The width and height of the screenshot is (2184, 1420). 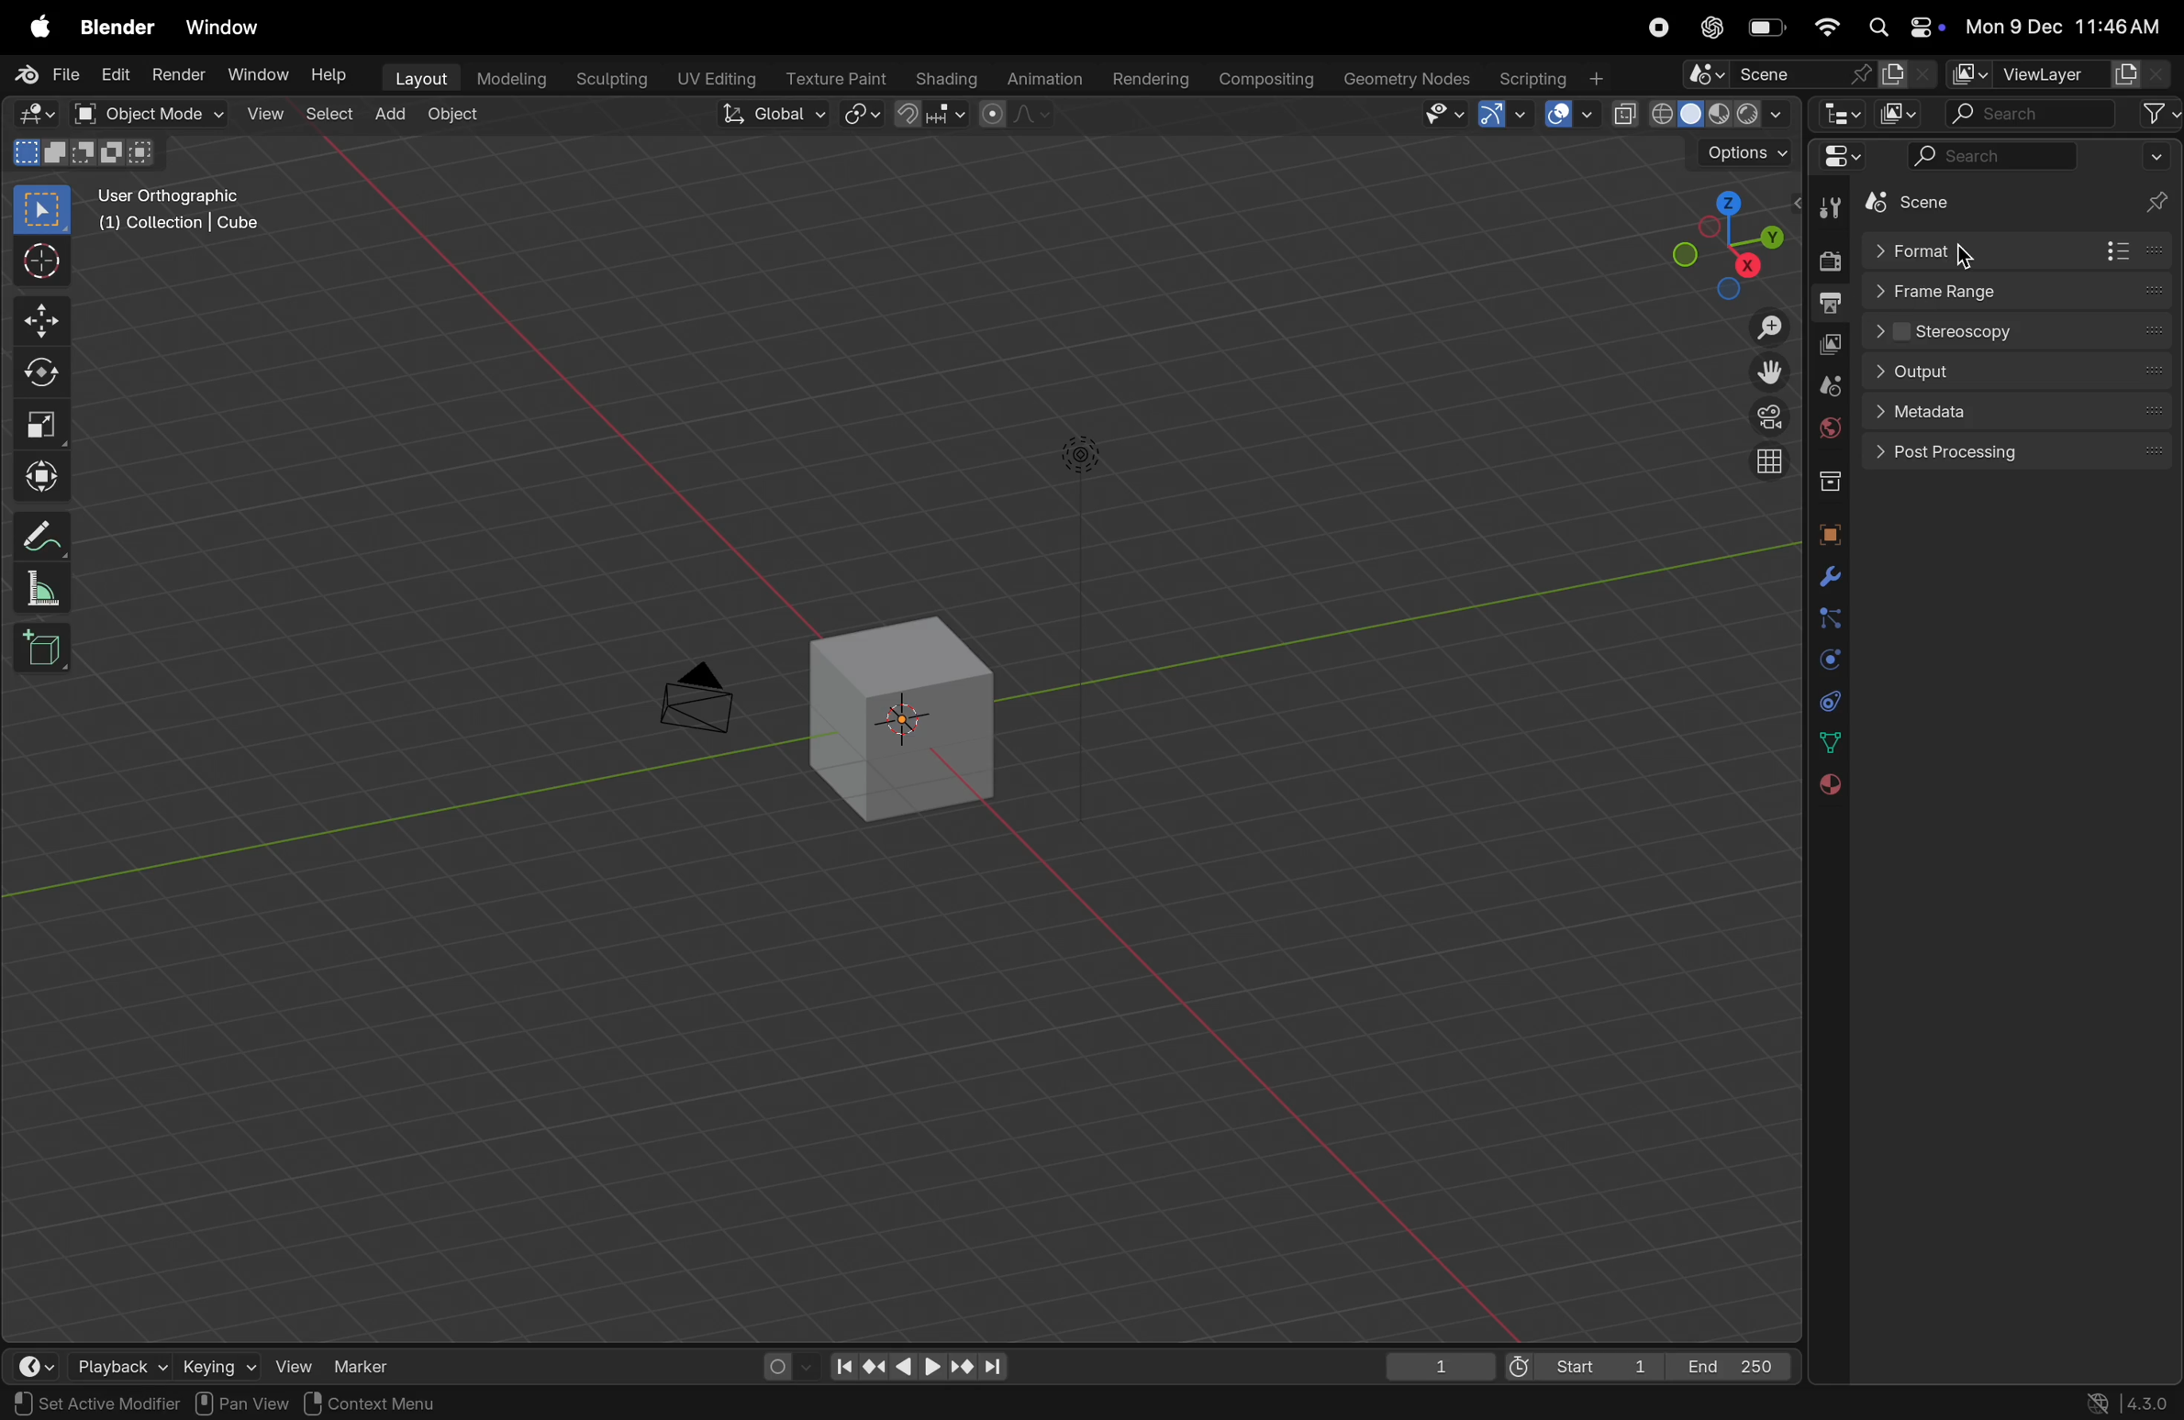 What do you see at coordinates (1763, 416) in the screenshot?
I see `persoective` at bounding box center [1763, 416].